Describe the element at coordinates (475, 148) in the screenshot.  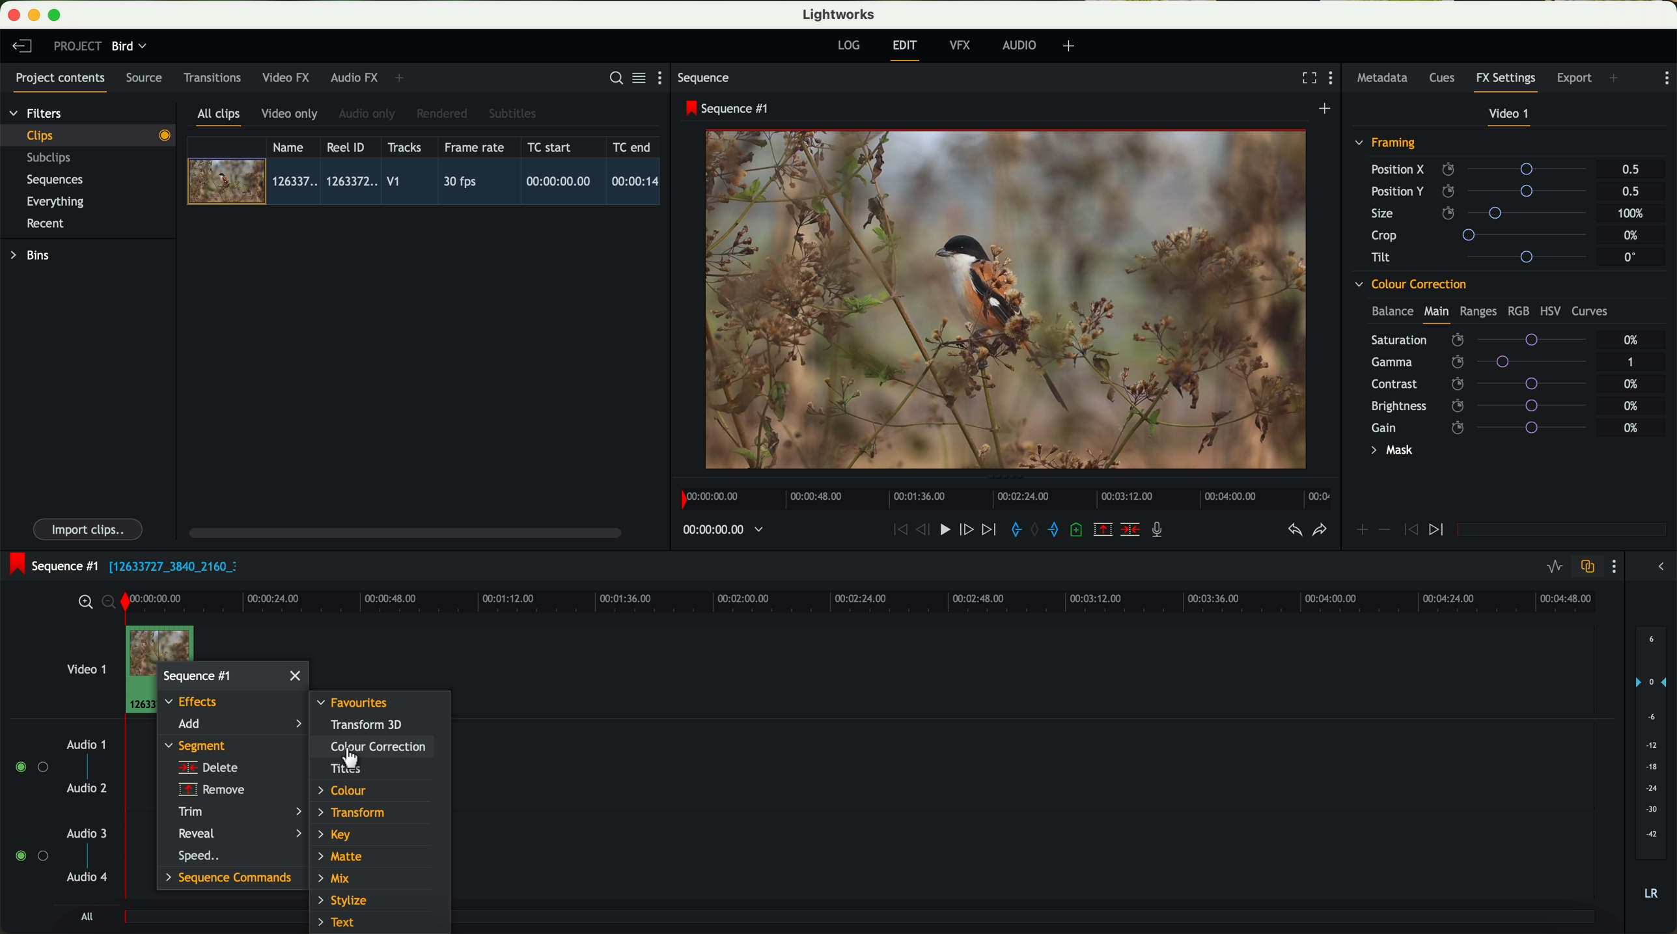
I see `frame rate` at that location.